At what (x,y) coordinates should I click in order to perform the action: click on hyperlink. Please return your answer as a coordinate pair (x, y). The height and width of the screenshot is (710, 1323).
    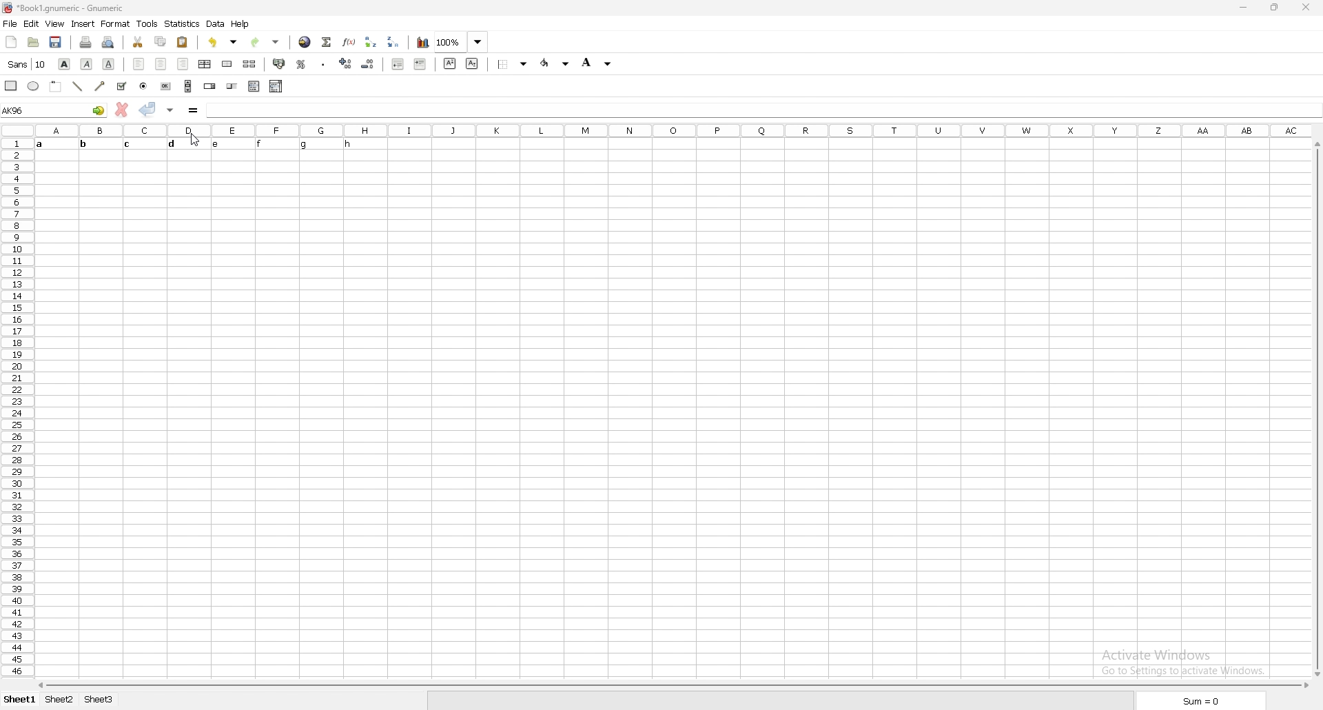
    Looking at the image, I should click on (305, 42).